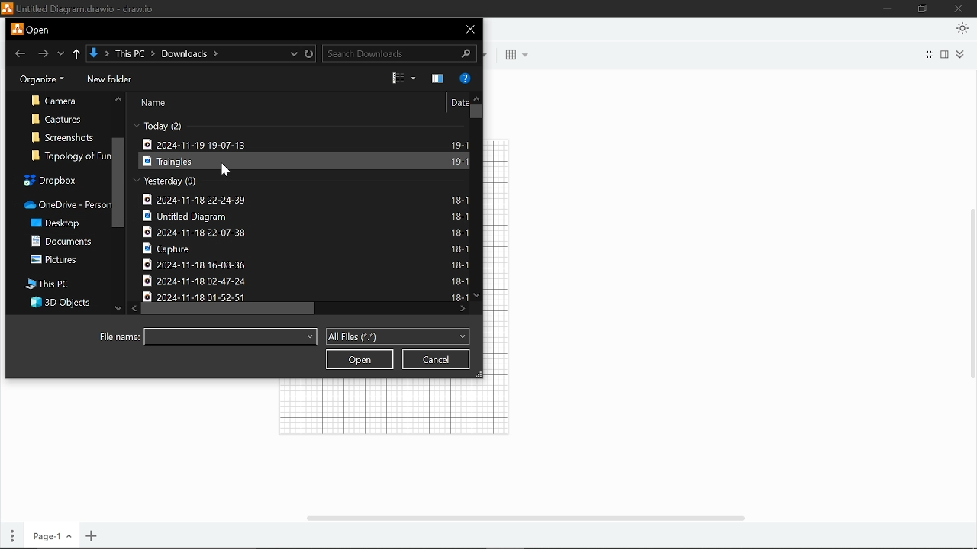 Image resolution: width=977 pixels, height=549 pixels. I want to click on drop down, so click(232, 336).